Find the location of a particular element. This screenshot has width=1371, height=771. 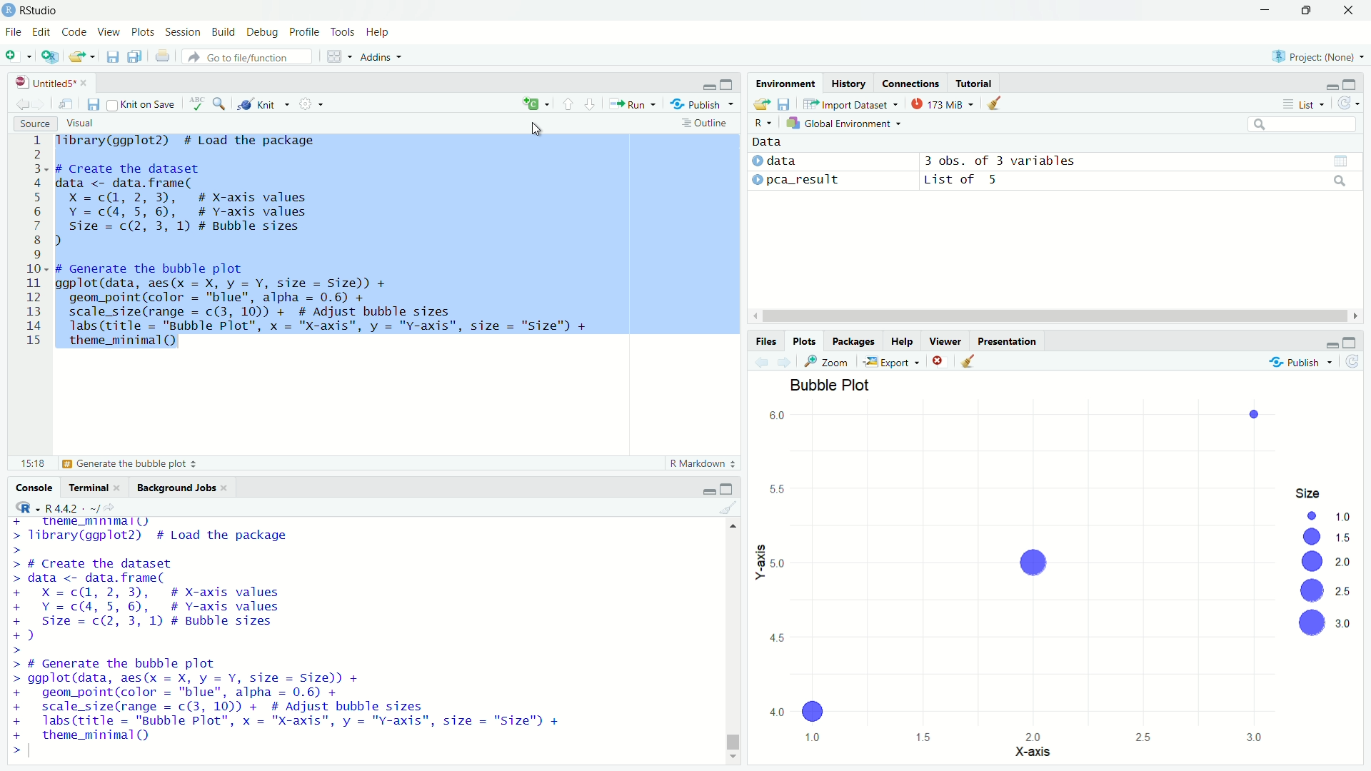

go to next section is located at coordinates (591, 102).